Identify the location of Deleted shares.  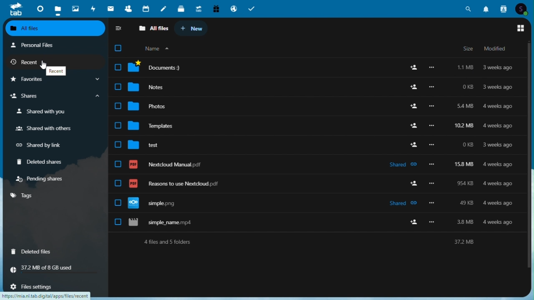
(39, 162).